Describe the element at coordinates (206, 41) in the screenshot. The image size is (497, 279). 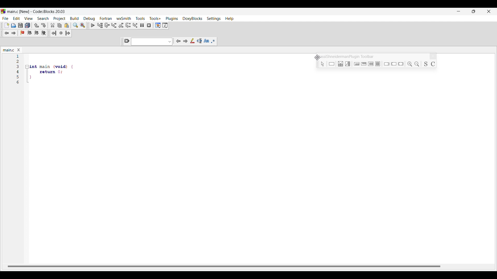
I see `Match case` at that location.